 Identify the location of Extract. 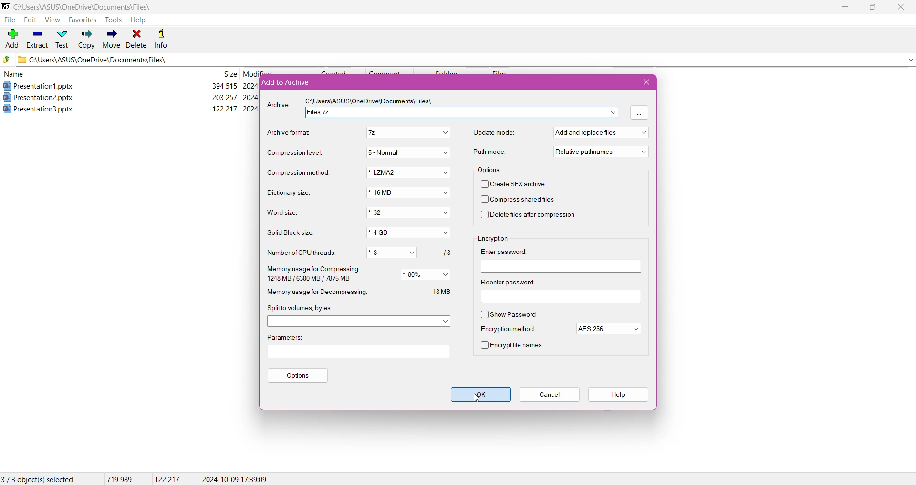
(37, 37).